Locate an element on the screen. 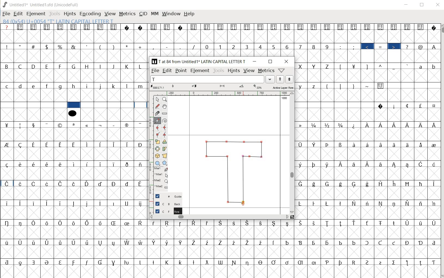 The width and height of the screenshot is (444, 278). Symbol is located at coordinates (74, 263).